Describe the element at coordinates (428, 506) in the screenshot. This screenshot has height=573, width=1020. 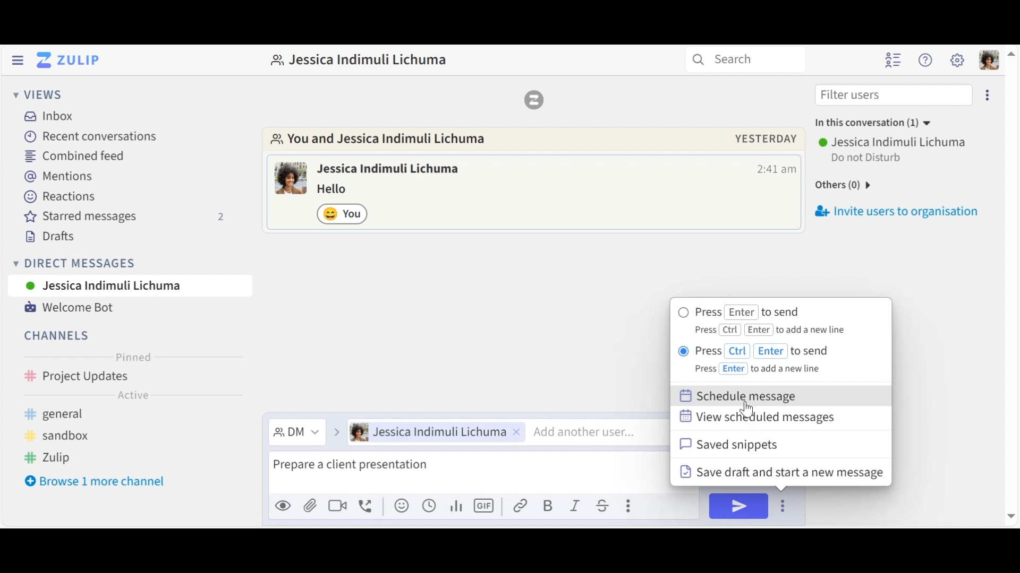
I see `Add global time` at that location.